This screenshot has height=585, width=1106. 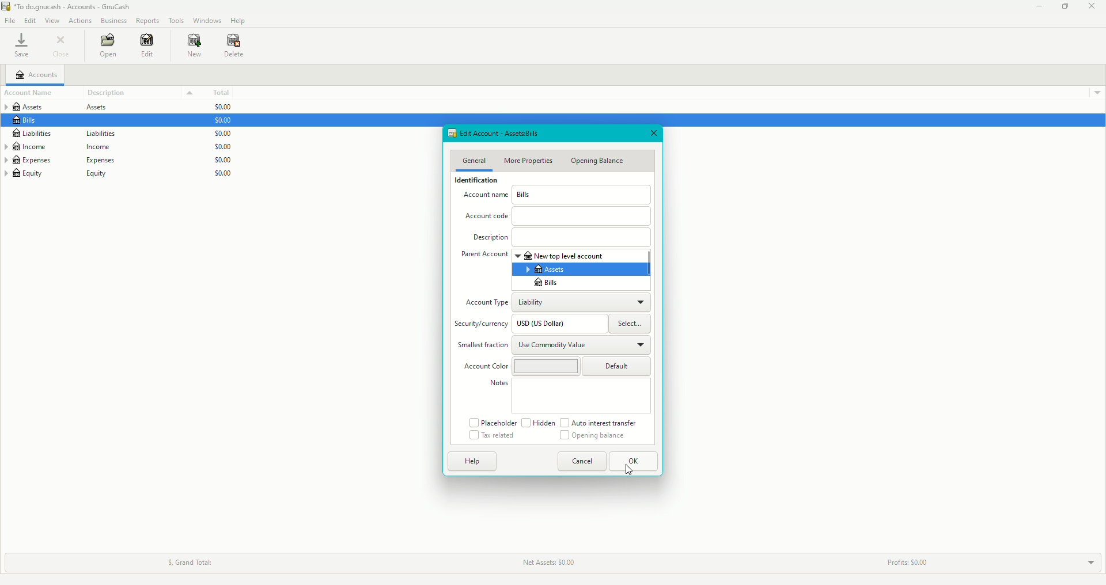 I want to click on Security/currency, so click(x=483, y=324).